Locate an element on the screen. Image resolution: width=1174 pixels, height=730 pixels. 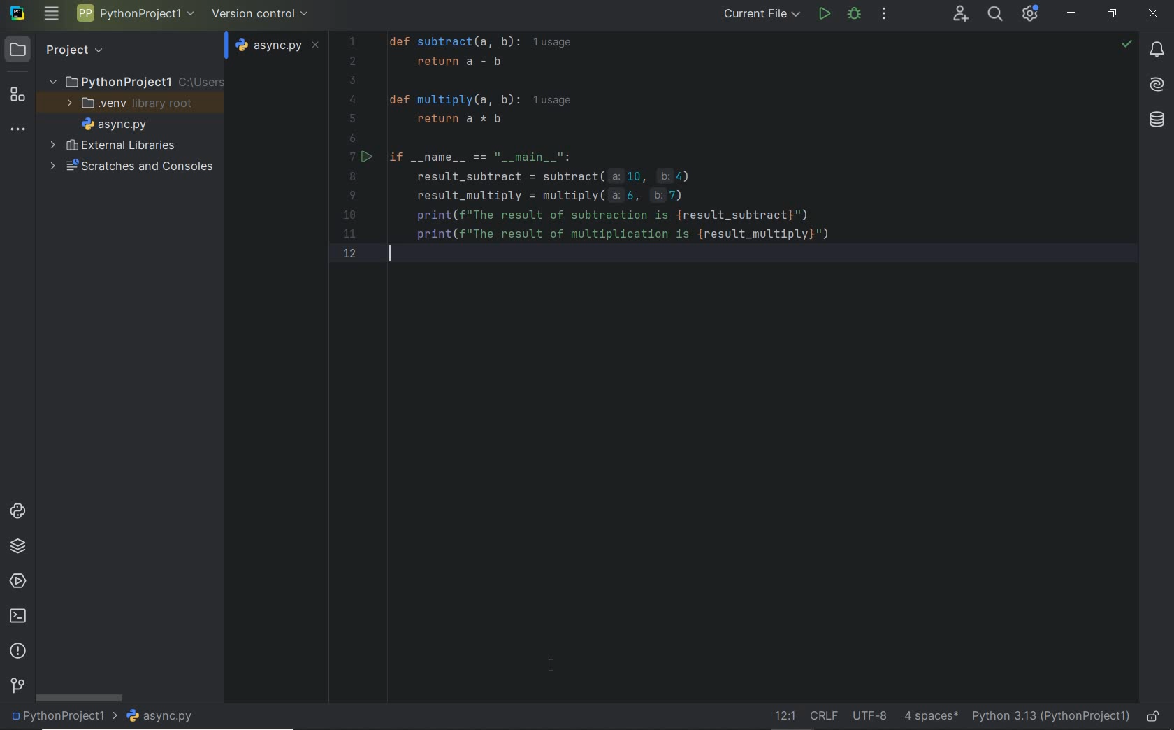
file encoding is located at coordinates (870, 715).